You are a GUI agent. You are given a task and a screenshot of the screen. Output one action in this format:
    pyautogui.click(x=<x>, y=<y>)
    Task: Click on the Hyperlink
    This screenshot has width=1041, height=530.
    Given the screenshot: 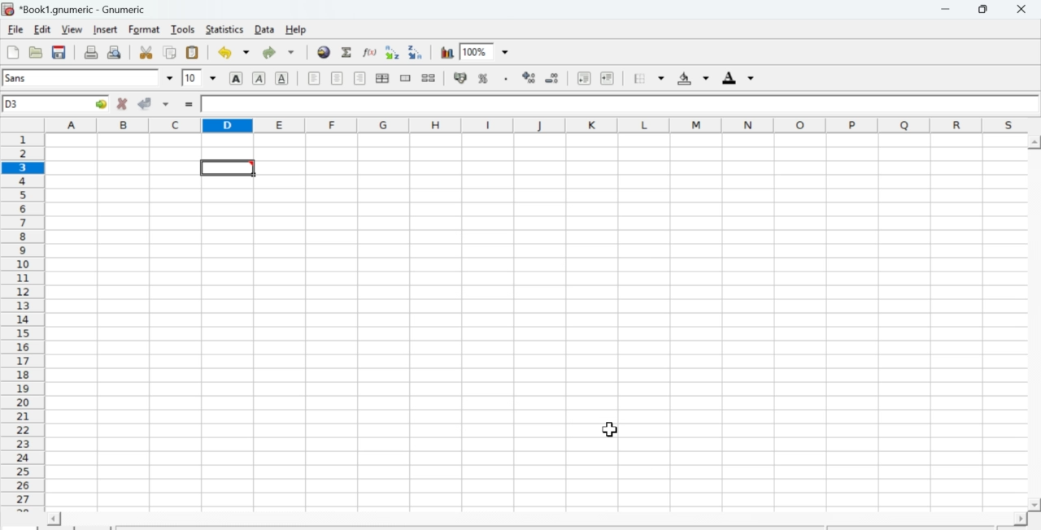 What is the action you would take?
    pyautogui.click(x=324, y=53)
    